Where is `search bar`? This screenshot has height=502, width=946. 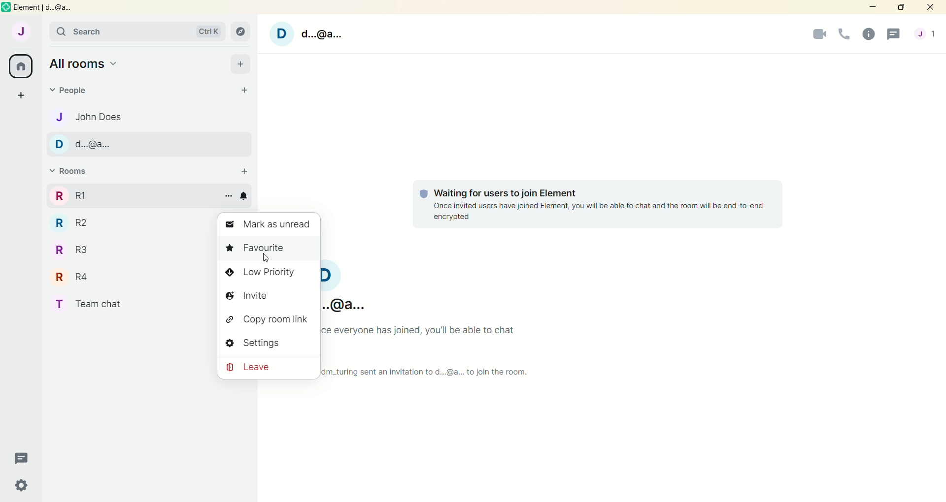
search bar is located at coordinates (100, 33).